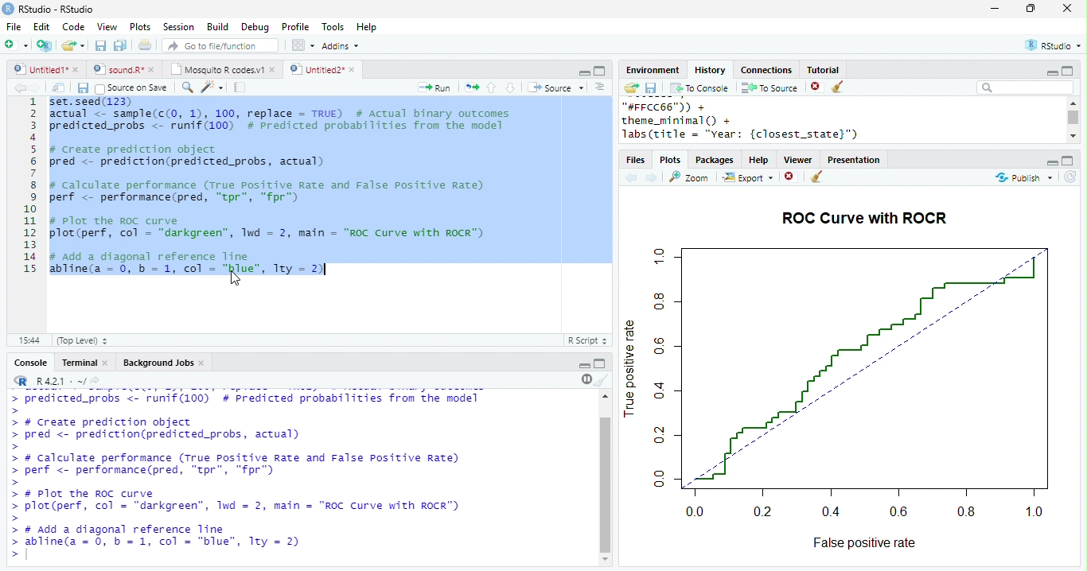 This screenshot has height=571, width=1087. I want to click on Top Level, so click(84, 340).